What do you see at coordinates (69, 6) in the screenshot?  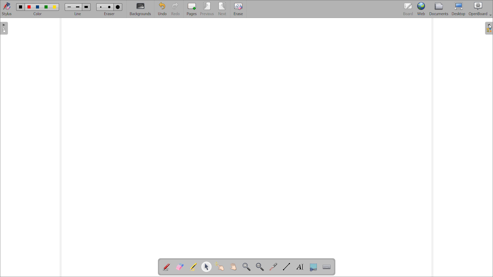 I see `Small line` at bounding box center [69, 6].